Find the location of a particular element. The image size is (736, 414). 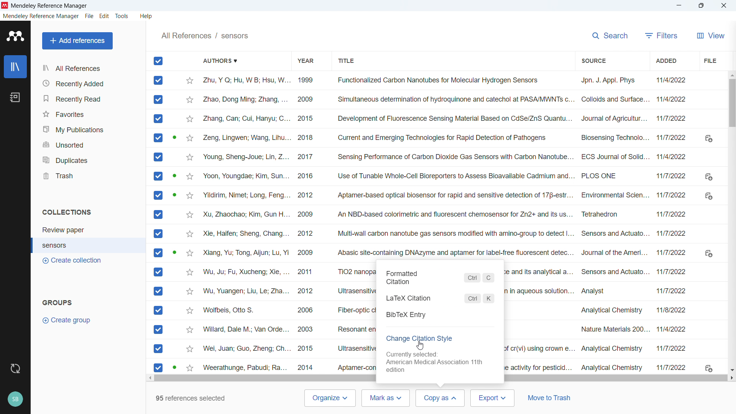

Title  is located at coordinates (50, 6).